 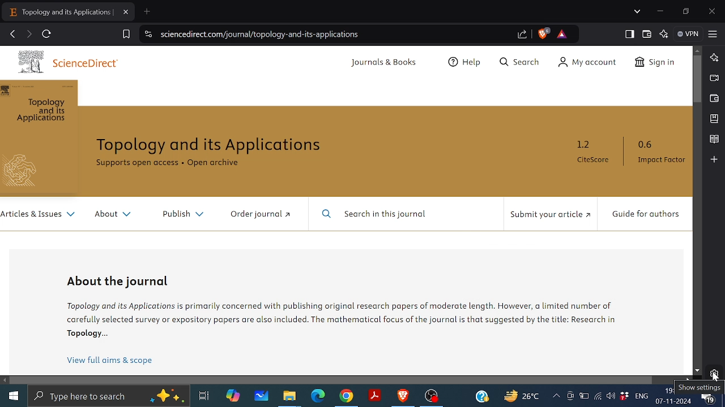 What do you see at coordinates (109, 396) in the screenshot?
I see `Type or search for apps` at bounding box center [109, 396].